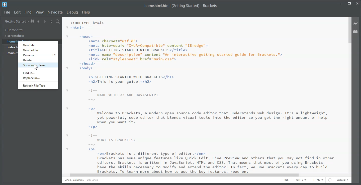 The width and height of the screenshot is (361, 185). What do you see at coordinates (38, 85) in the screenshot?
I see `Refresh File Tree` at bounding box center [38, 85].